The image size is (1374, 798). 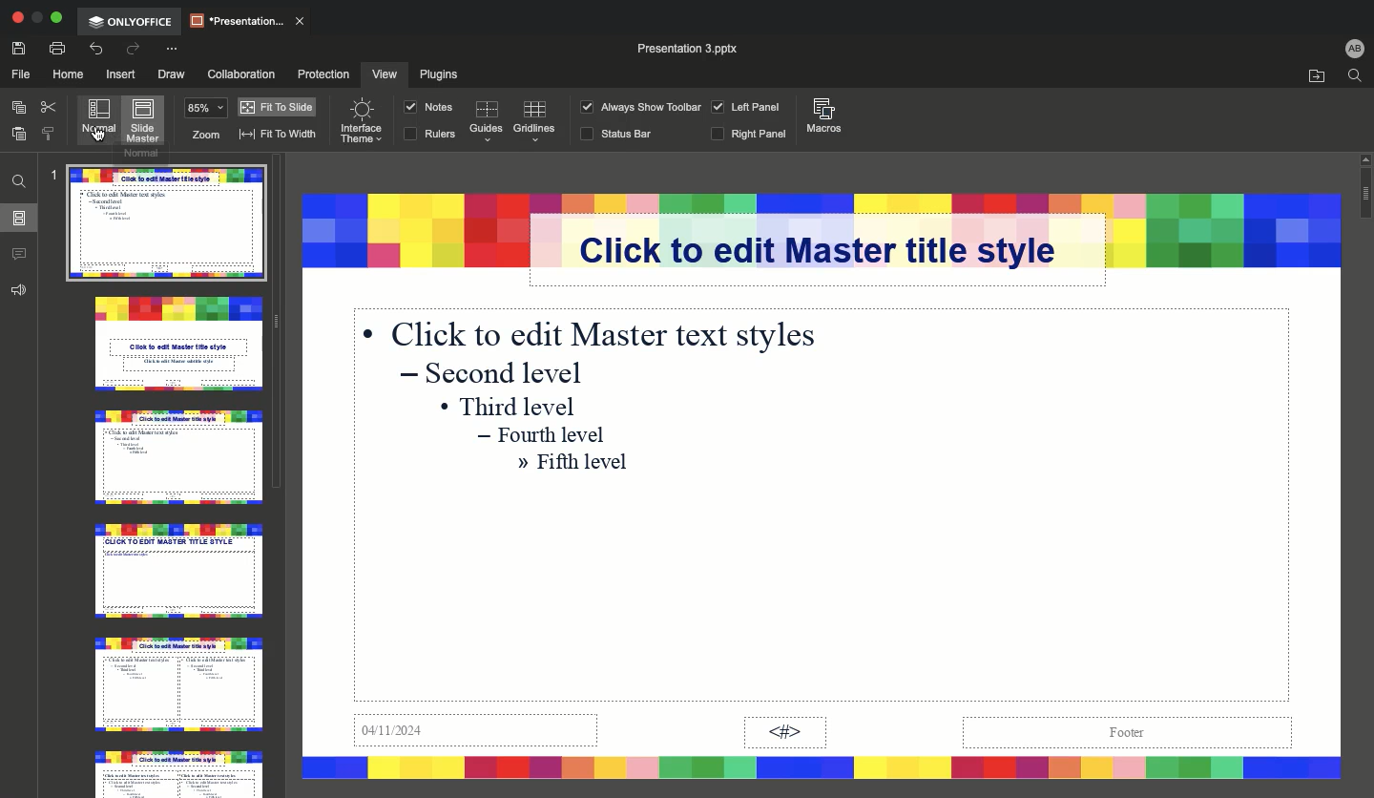 I want to click on Click to edit Master title style, so click(x=837, y=249).